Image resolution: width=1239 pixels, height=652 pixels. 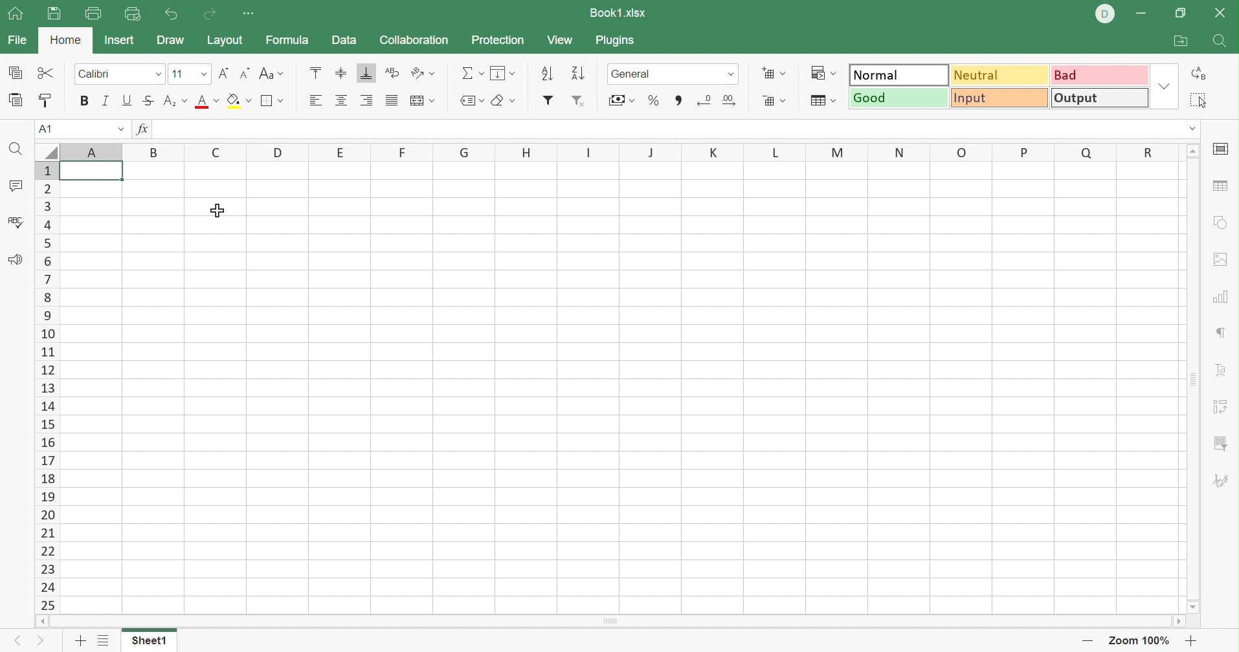 What do you see at coordinates (550, 102) in the screenshot?
I see `Filter` at bounding box center [550, 102].